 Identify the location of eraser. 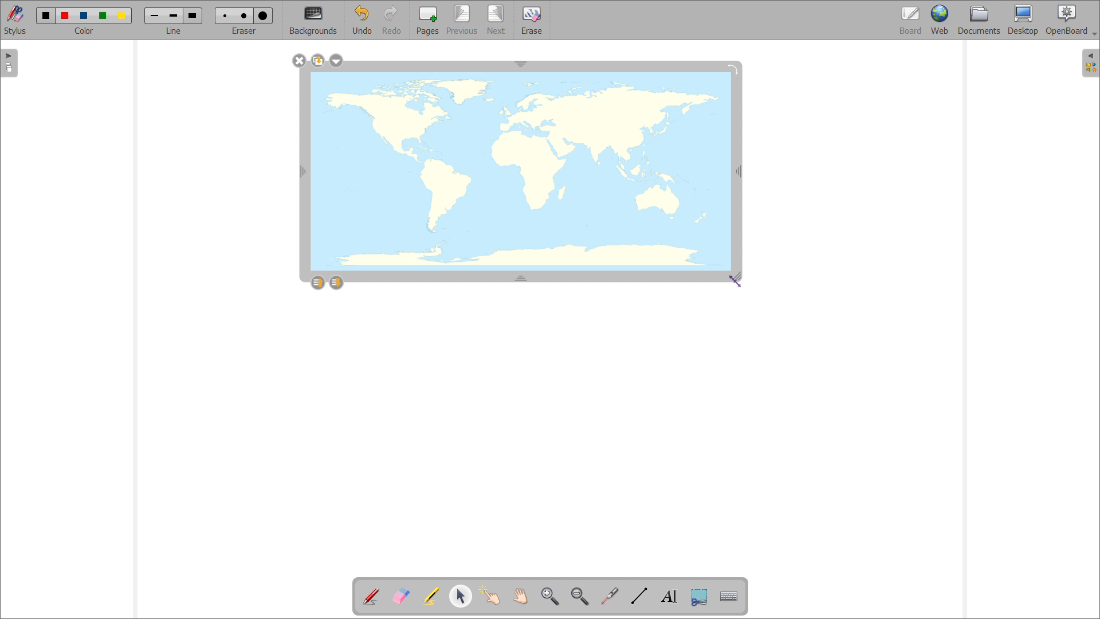
(243, 32).